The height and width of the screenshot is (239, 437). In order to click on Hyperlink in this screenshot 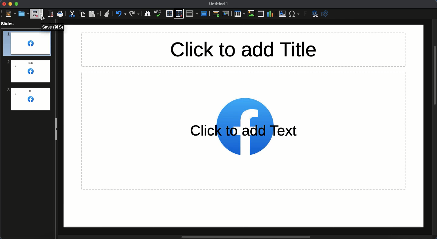, I will do `click(315, 14)`.